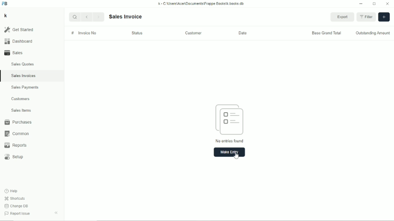  Describe the element at coordinates (16, 206) in the screenshot. I see `Change DB` at that location.